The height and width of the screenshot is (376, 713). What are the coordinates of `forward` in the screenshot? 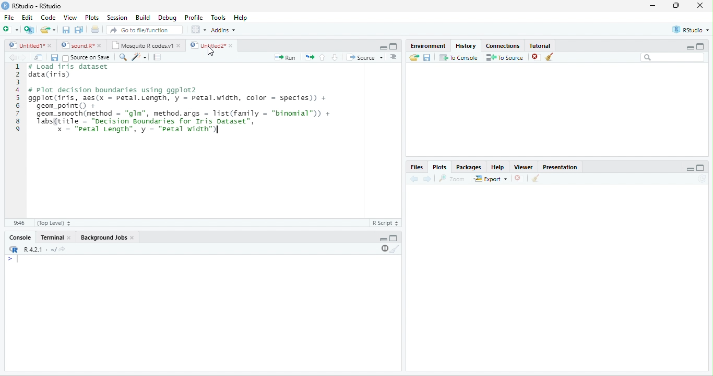 It's located at (24, 58).